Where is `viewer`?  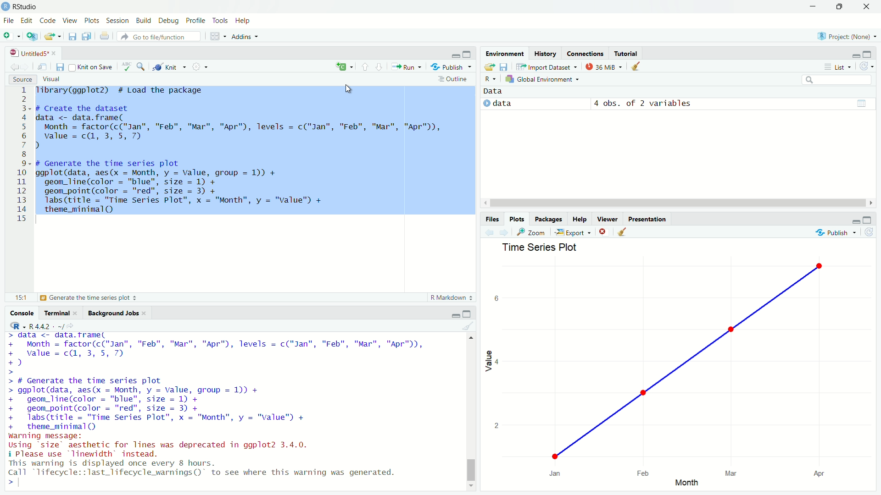 viewer is located at coordinates (608, 217).